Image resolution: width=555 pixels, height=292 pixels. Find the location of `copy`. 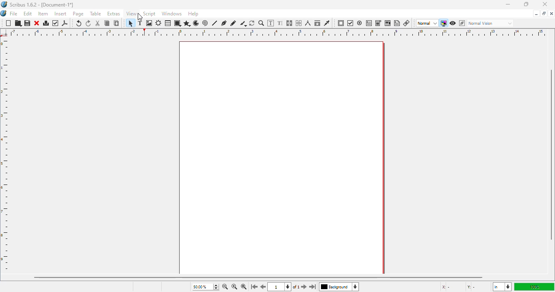

copy is located at coordinates (107, 23).